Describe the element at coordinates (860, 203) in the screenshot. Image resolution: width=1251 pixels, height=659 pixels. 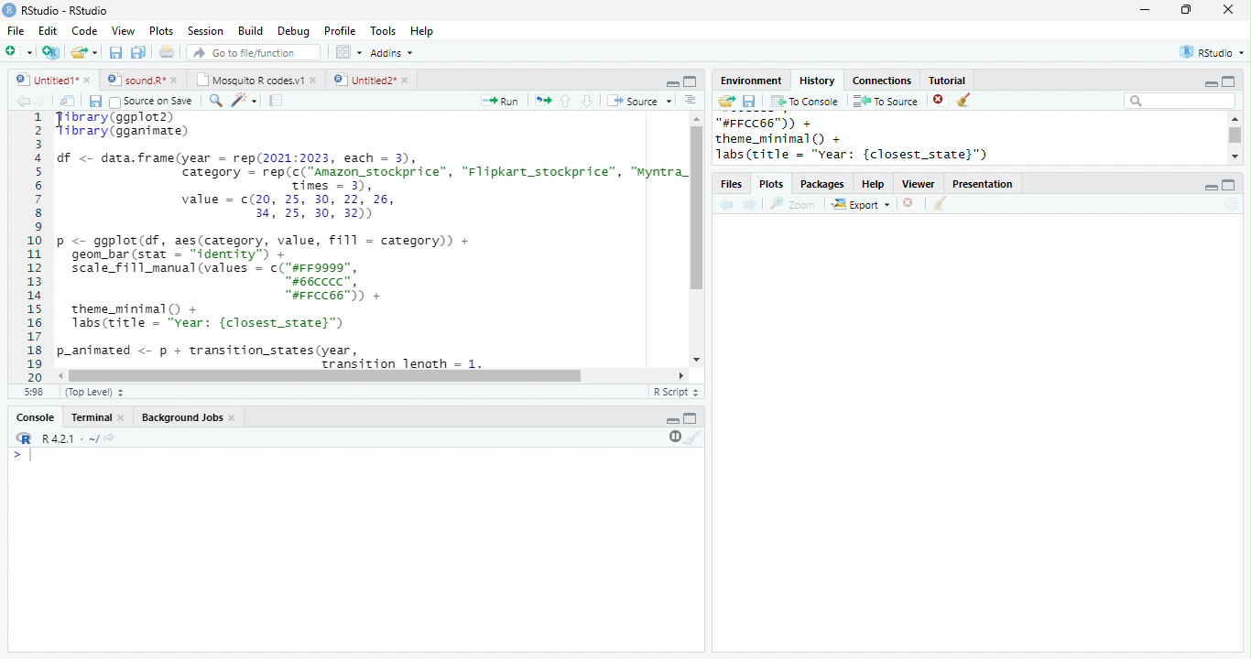
I see `Export` at that location.